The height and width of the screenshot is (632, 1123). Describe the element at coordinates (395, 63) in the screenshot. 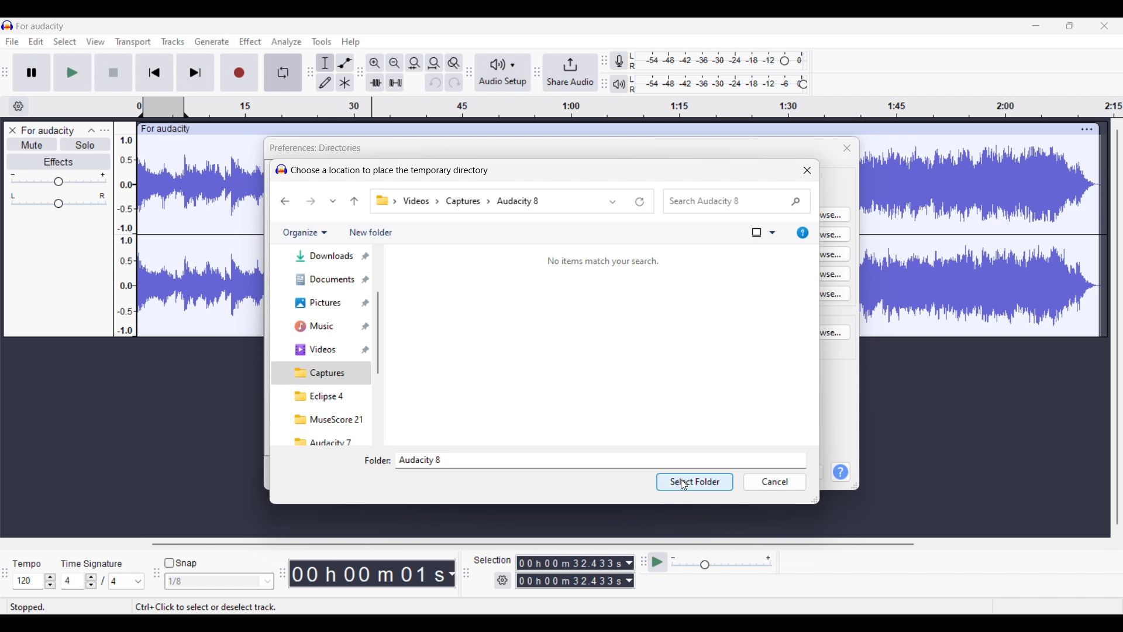

I see `Zoom out` at that location.